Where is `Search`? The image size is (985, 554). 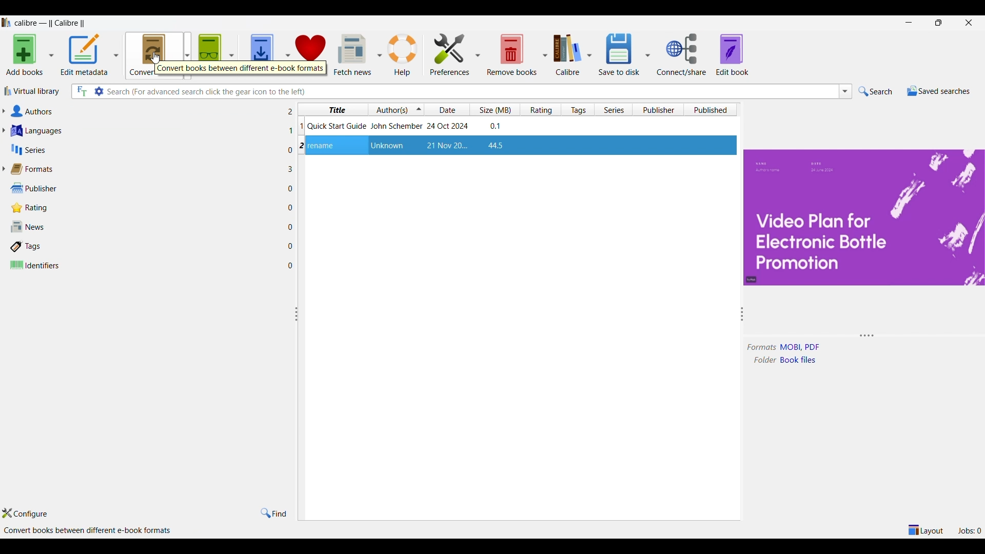
Search is located at coordinates (876, 91).